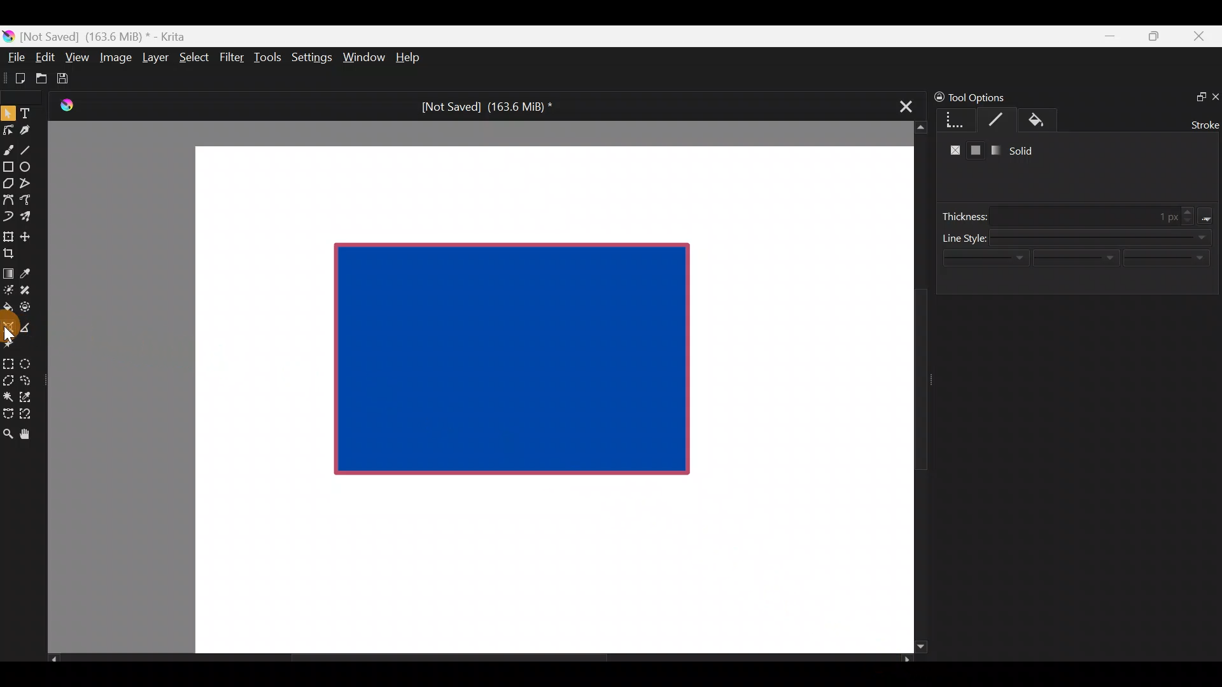 The image size is (1222, 687). I want to click on Close tab, so click(902, 104).